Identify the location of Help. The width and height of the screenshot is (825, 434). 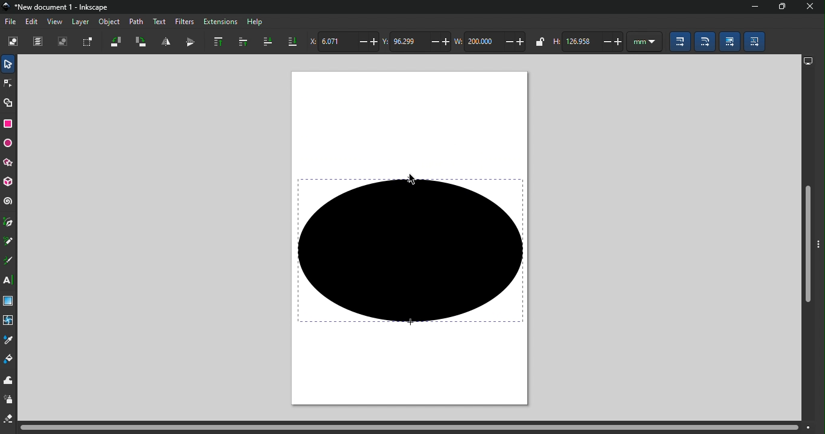
(254, 20).